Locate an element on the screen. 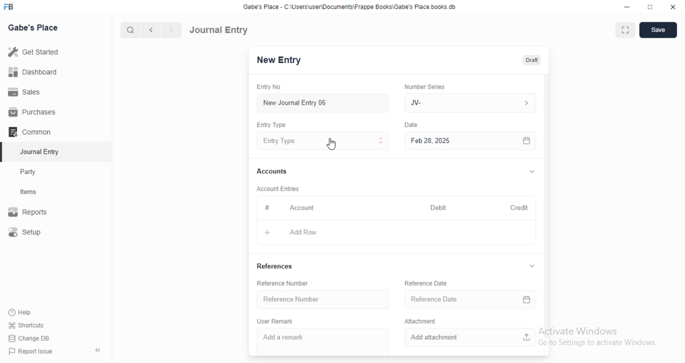 The height and width of the screenshot is (363, 685). Reference Number is located at coordinates (291, 283).